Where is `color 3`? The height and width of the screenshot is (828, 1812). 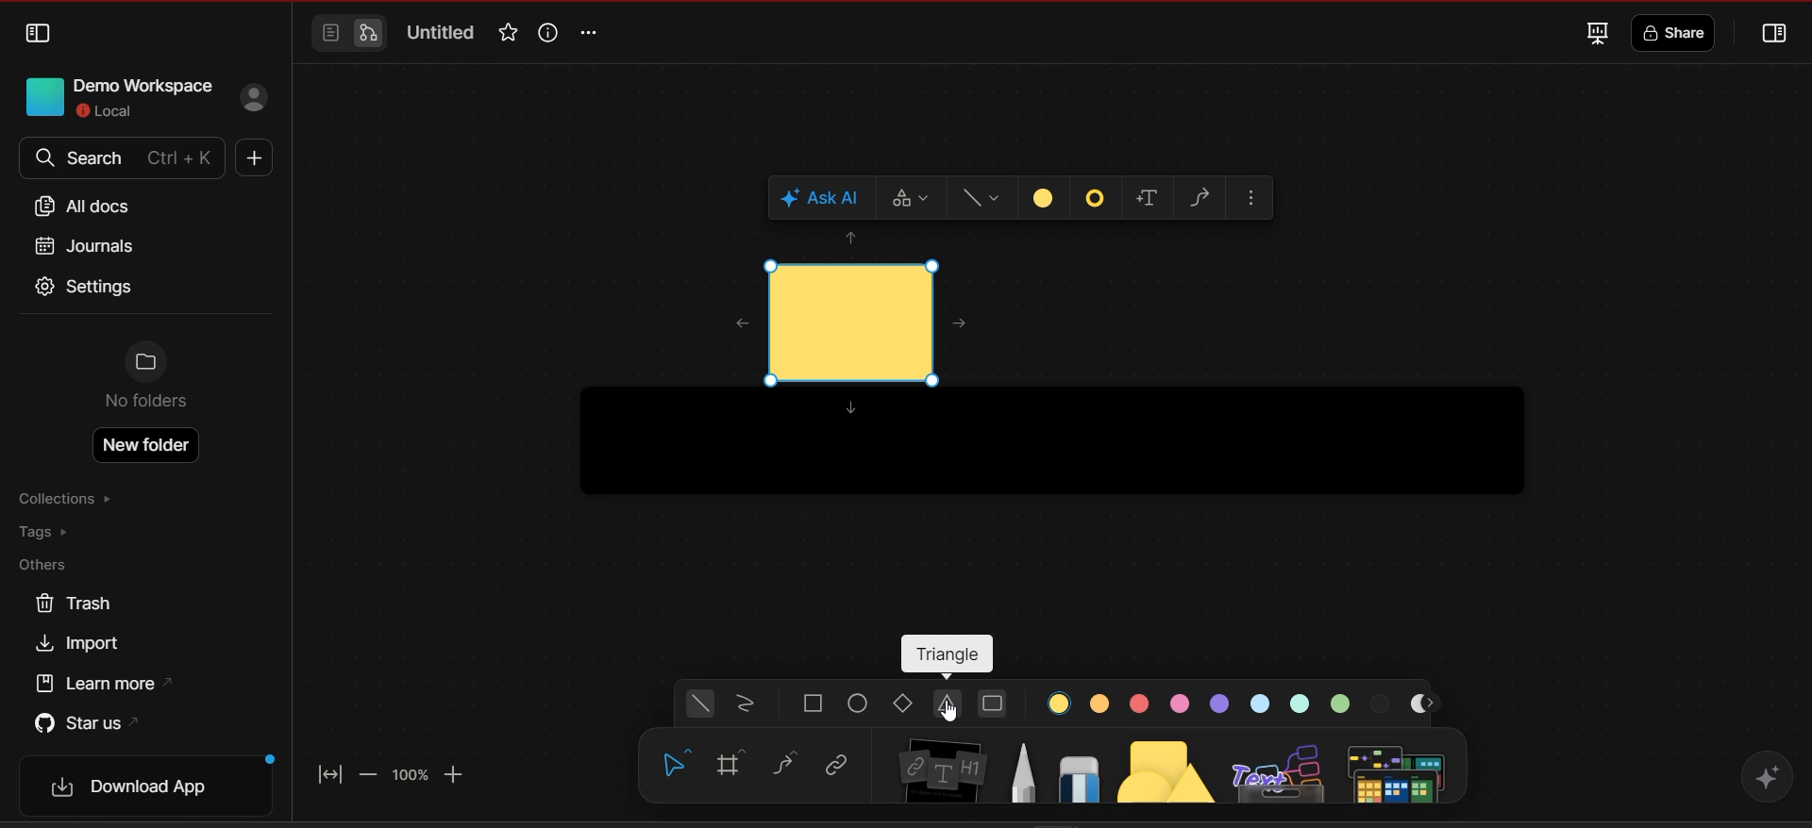
color 3 is located at coordinates (1138, 704).